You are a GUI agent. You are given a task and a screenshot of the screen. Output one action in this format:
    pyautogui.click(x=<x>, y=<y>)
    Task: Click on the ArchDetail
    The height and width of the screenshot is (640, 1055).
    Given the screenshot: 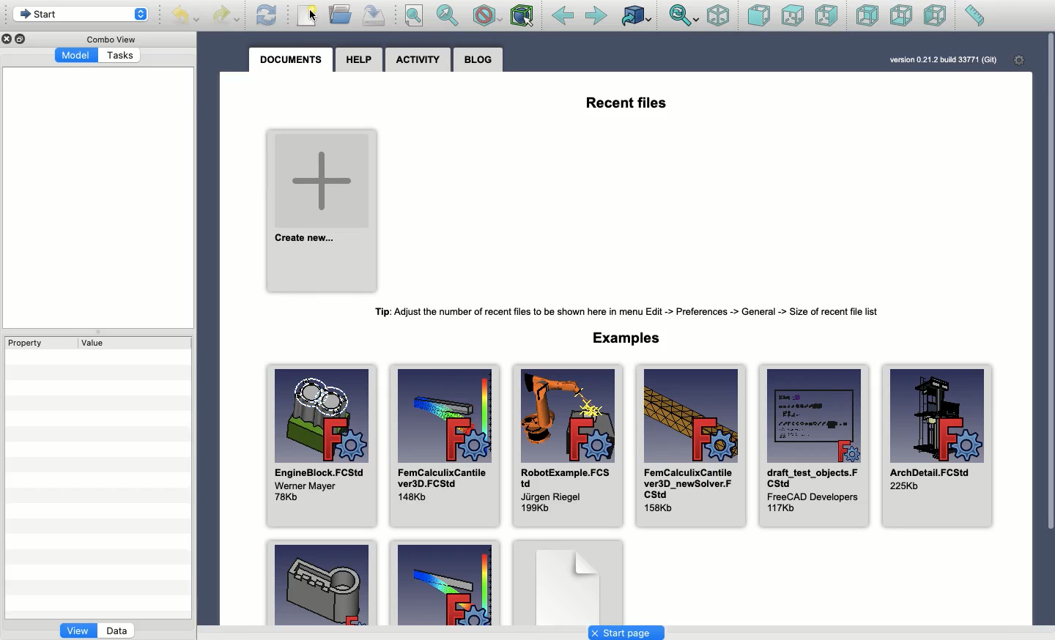 What is the action you would take?
    pyautogui.click(x=936, y=447)
    